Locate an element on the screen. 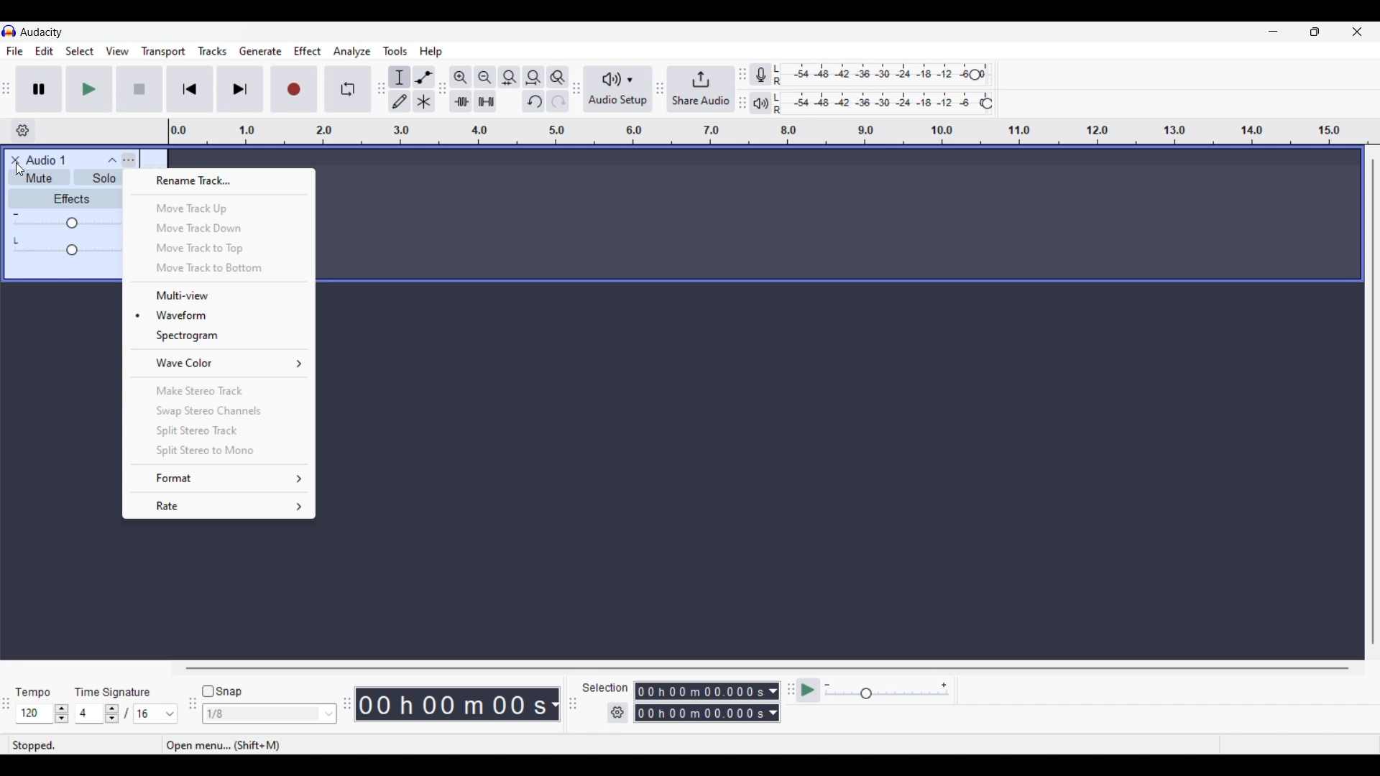  File menu is located at coordinates (14, 51).